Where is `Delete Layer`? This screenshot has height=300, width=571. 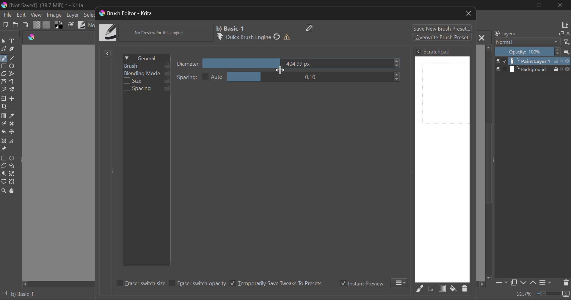
Delete Layer is located at coordinates (566, 282).